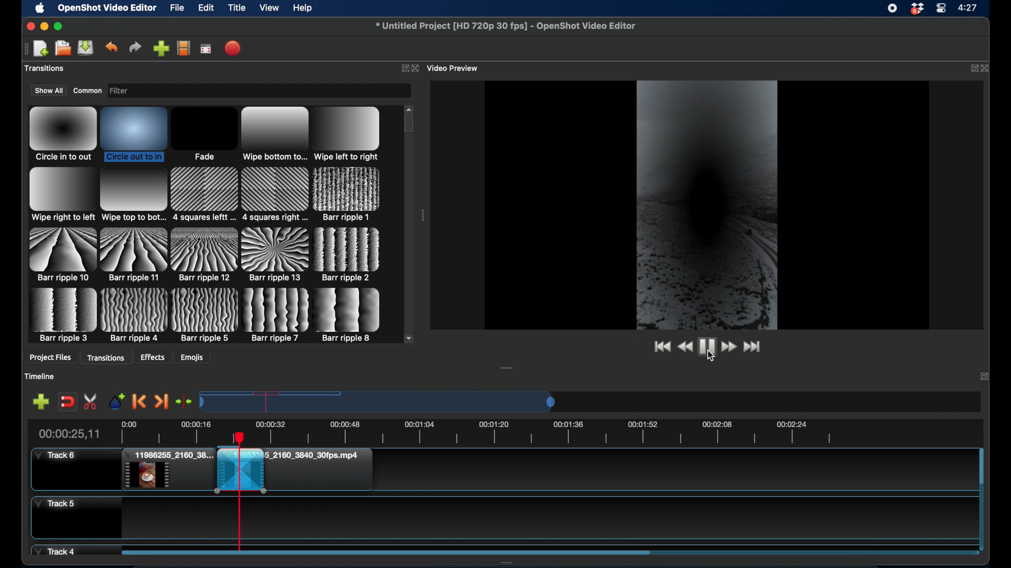  I want to click on timeline, so click(41, 376).